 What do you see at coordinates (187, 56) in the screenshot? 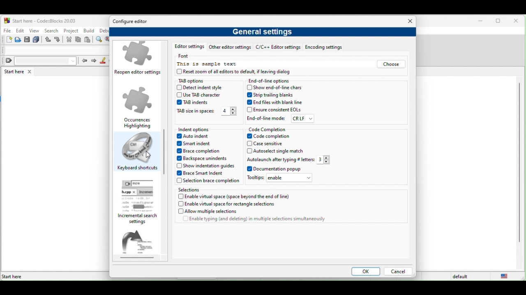
I see `font` at bounding box center [187, 56].